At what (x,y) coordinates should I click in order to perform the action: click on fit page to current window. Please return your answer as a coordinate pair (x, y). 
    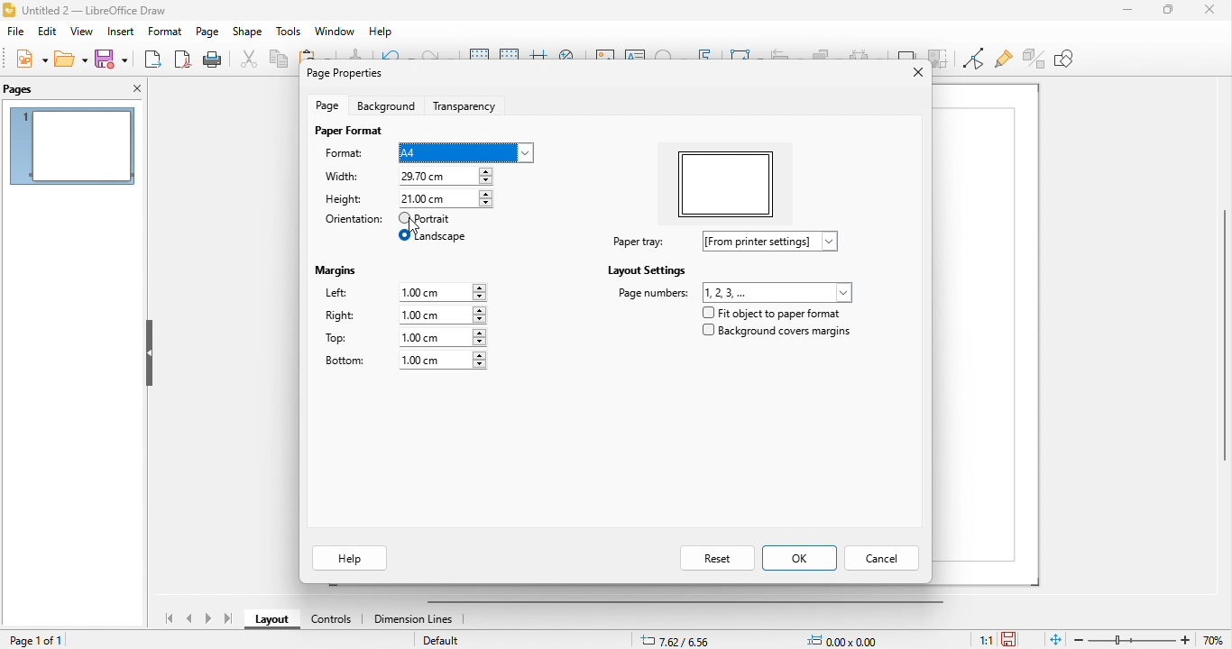
    Looking at the image, I should click on (1057, 639).